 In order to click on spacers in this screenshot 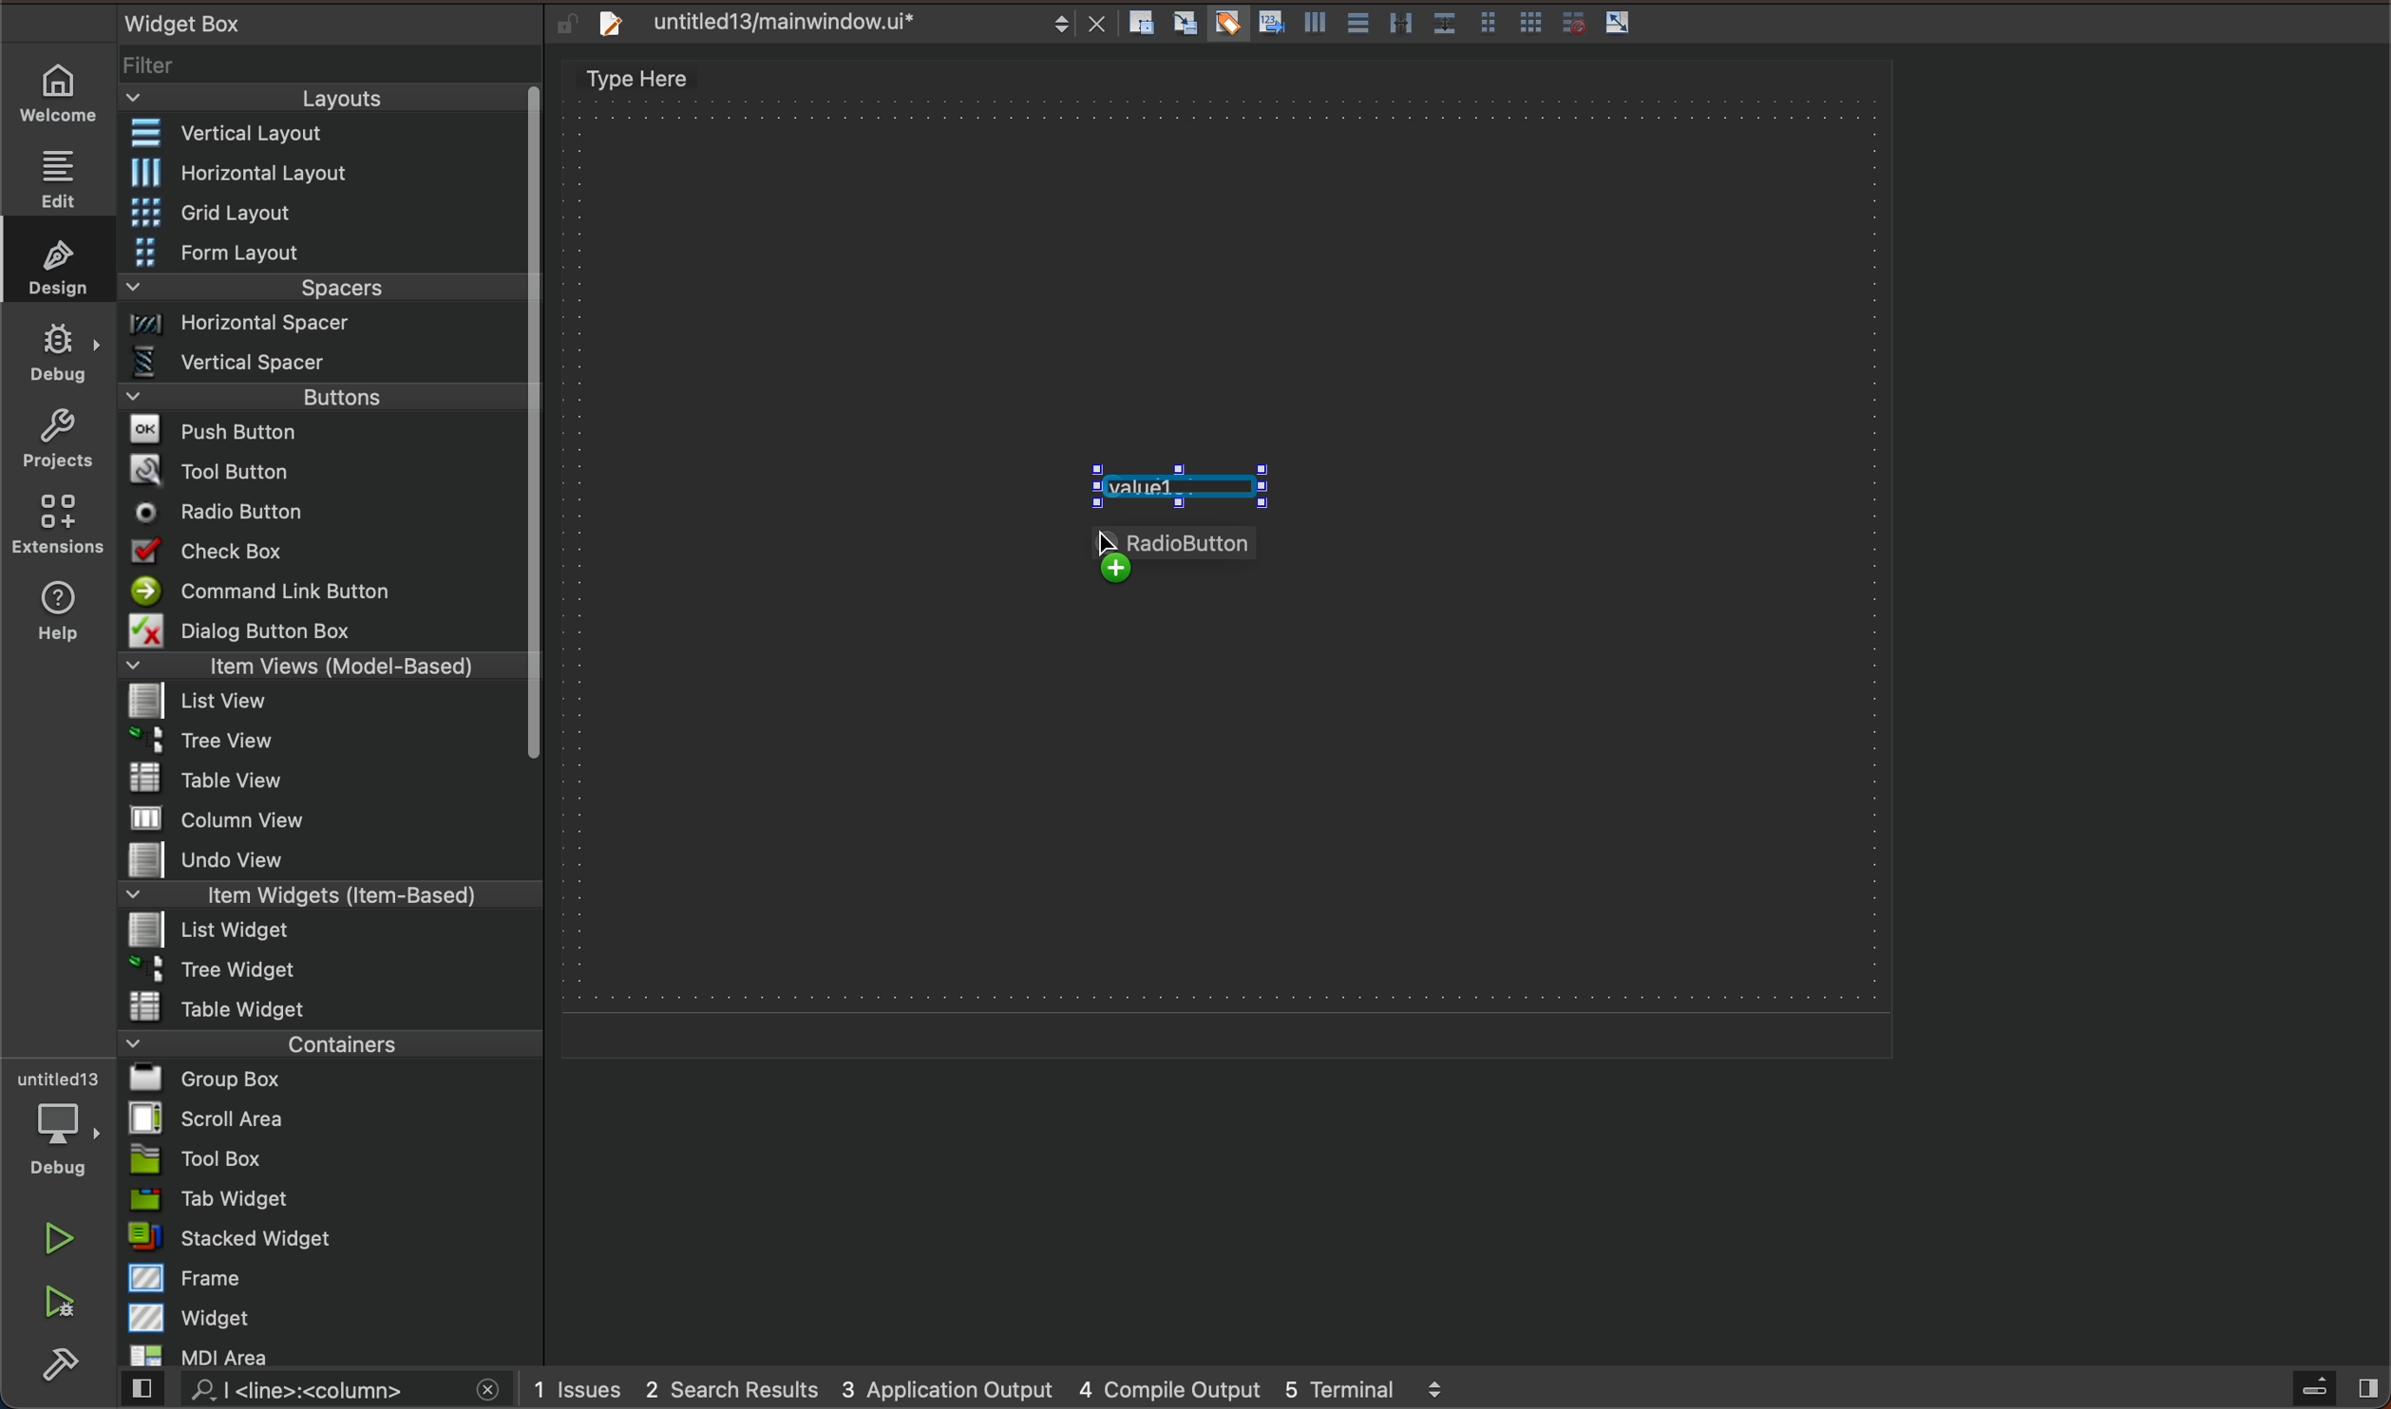, I will do `click(325, 294)`.